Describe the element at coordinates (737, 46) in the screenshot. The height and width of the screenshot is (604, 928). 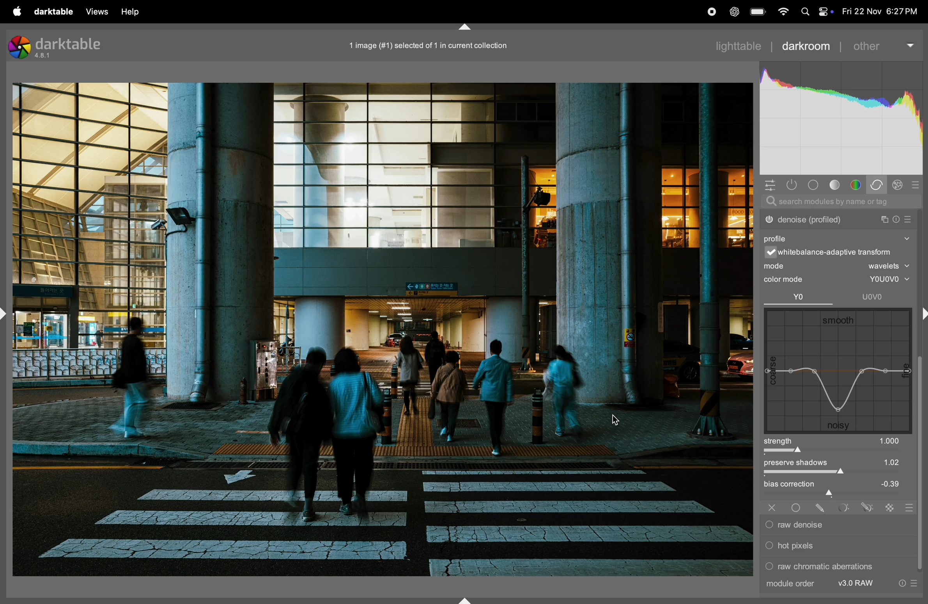
I see `lighttable` at that location.